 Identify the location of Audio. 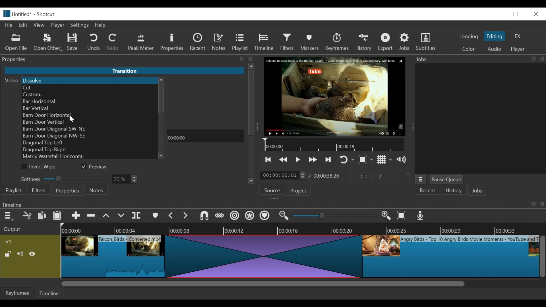
(494, 49).